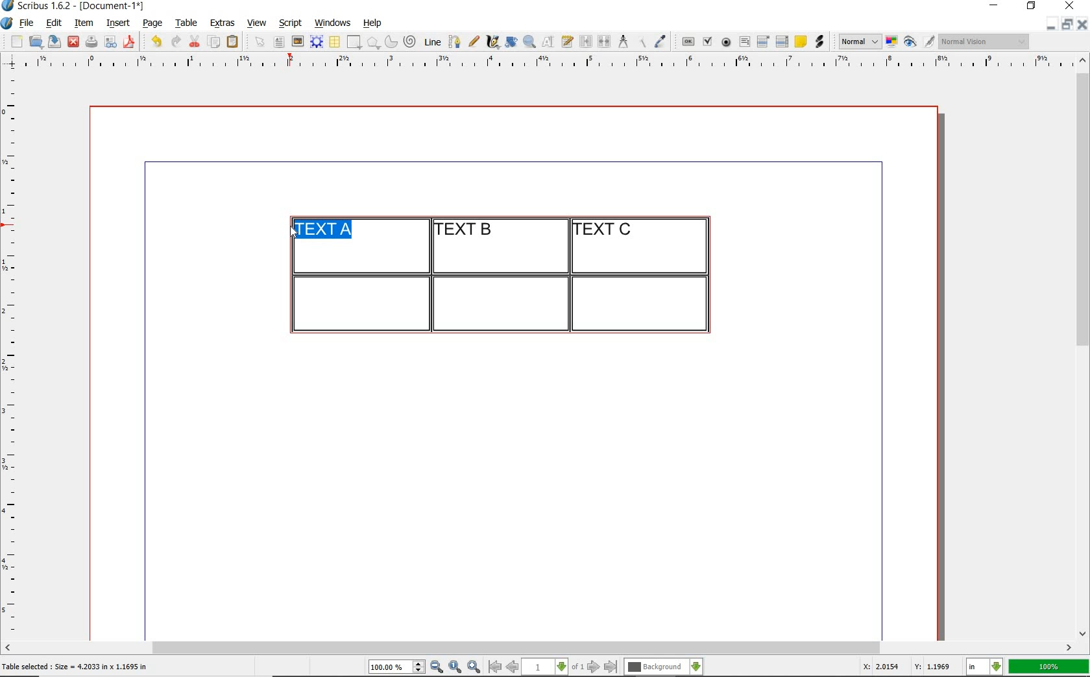 This screenshot has width=1090, height=677. What do you see at coordinates (411, 42) in the screenshot?
I see `spiral` at bounding box center [411, 42].